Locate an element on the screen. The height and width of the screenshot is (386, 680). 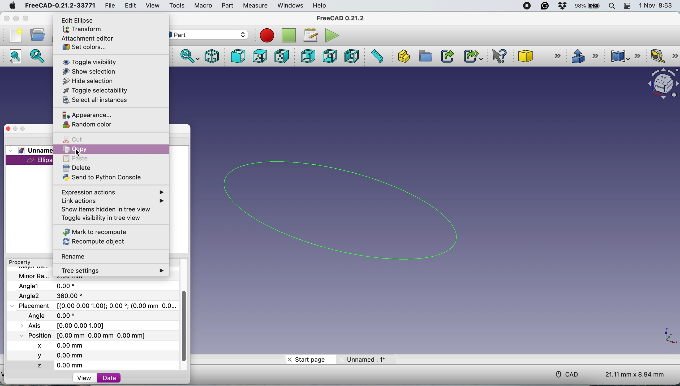
stop recording macros is located at coordinates (290, 35).